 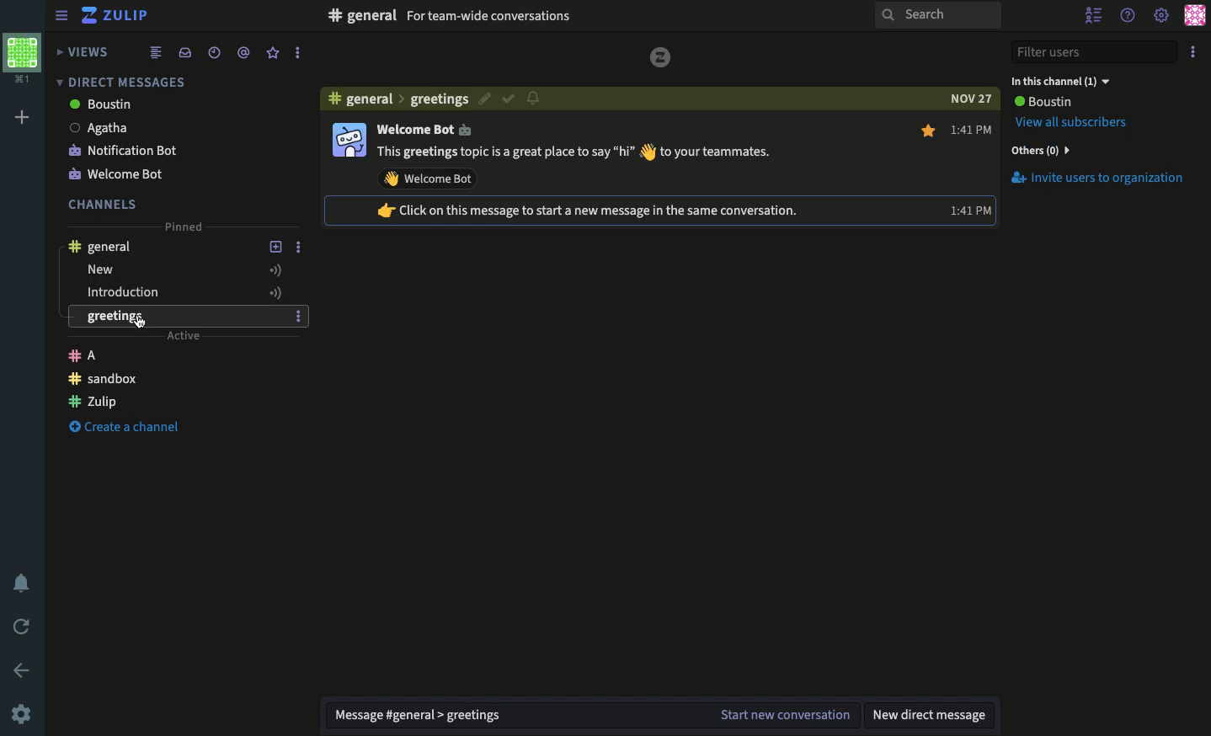 I want to click on Notification bot, so click(x=162, y=149).